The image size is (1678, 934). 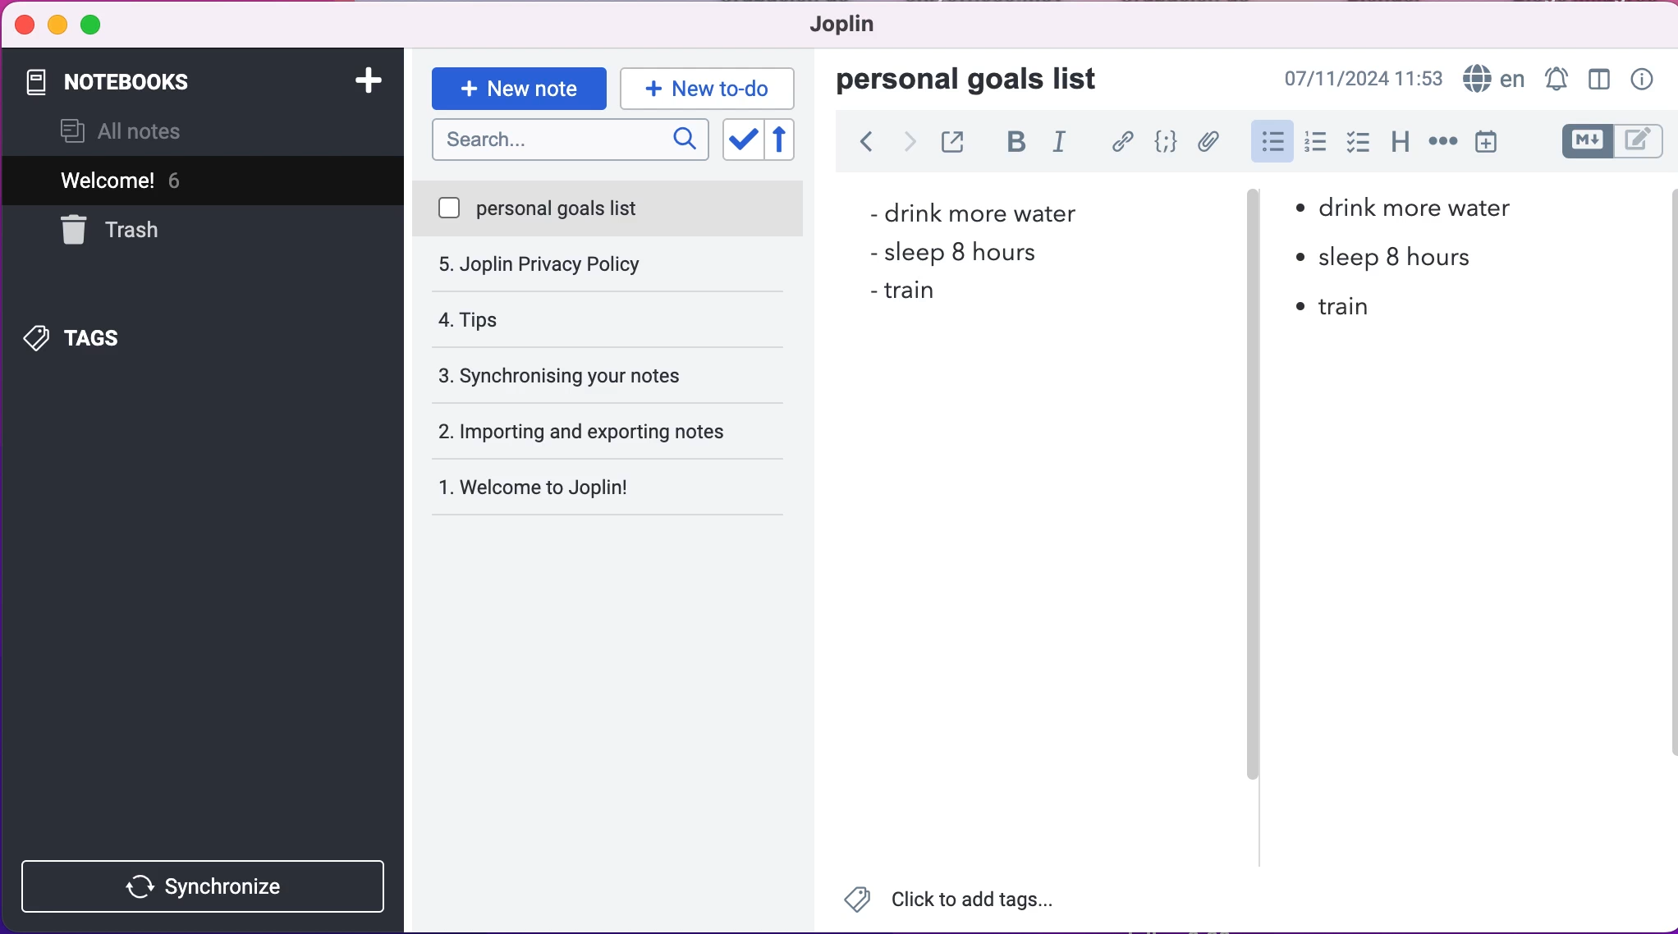 What do you see at coordinates (953, 144) in the screenshot?
I see `toggle external editing` at bounding box center [953, 144].